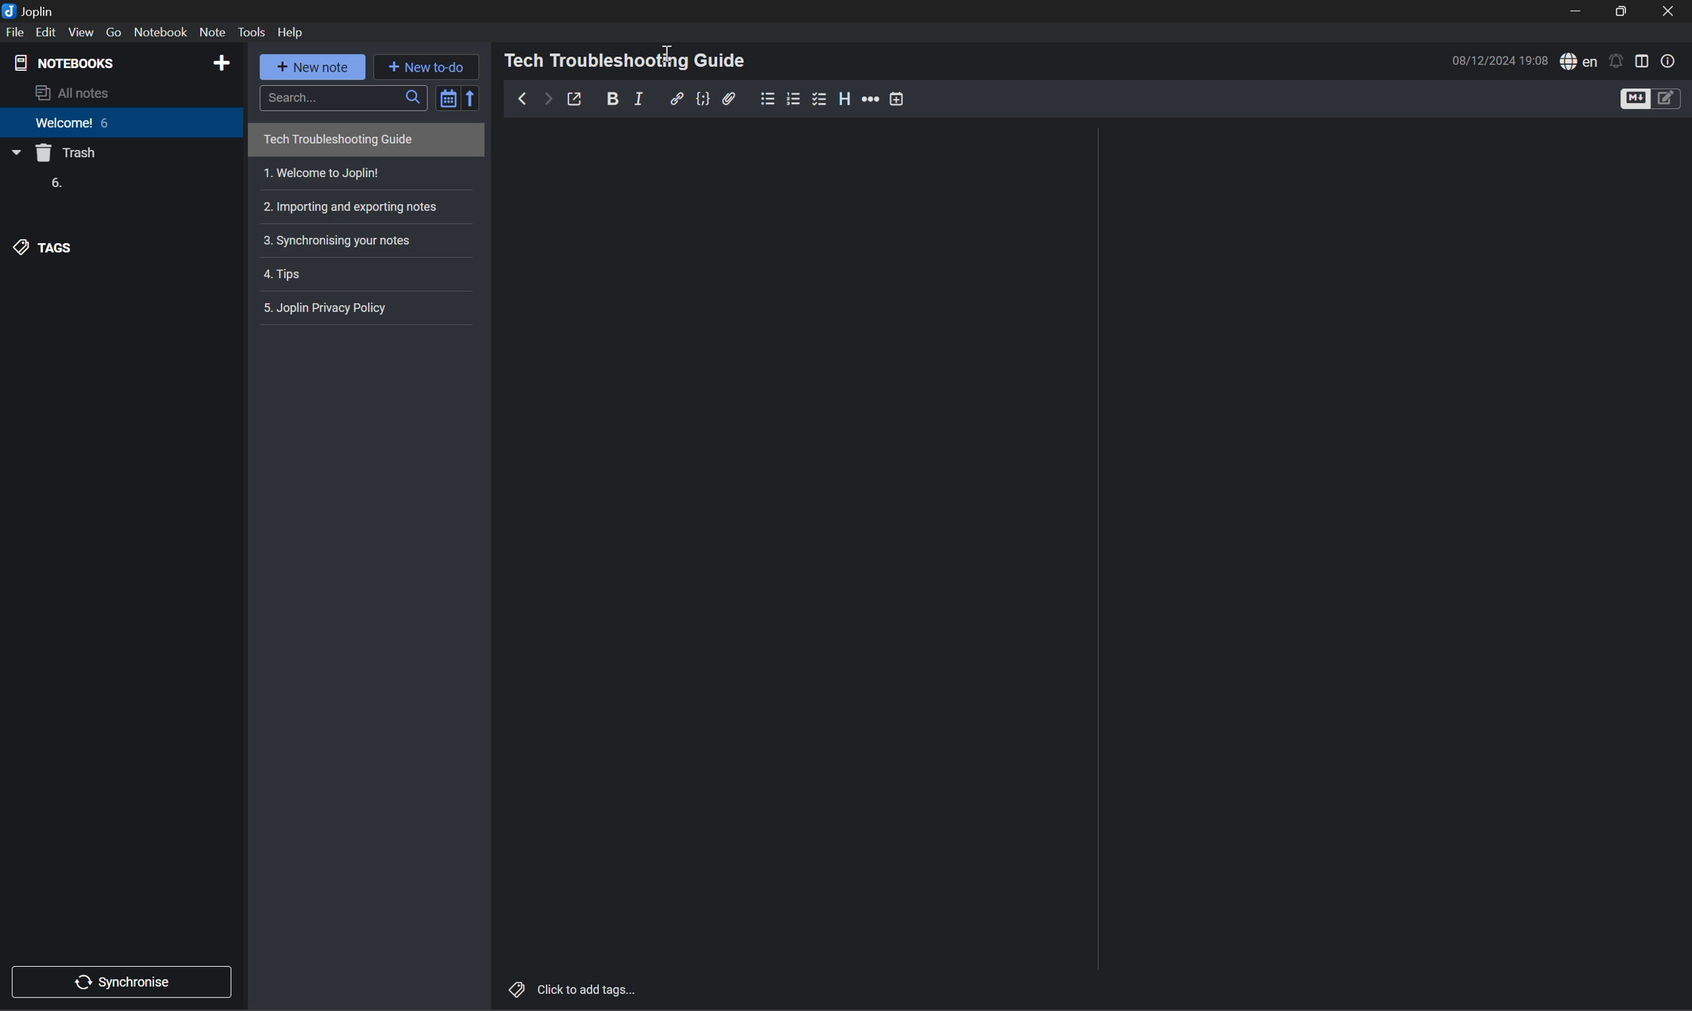  I want to click on Numbered list, so click(795, 98).